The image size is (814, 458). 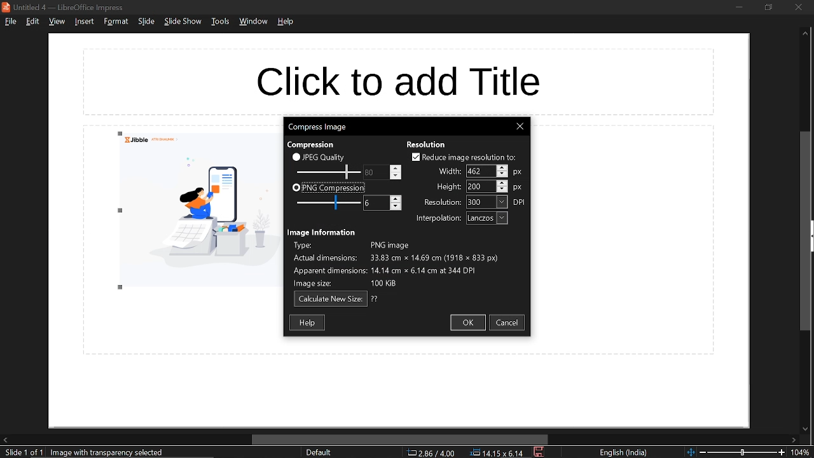 What do you see at coordinates (146, 22) in the screenshot?
I see `slide` at bounding box center [146, 22].